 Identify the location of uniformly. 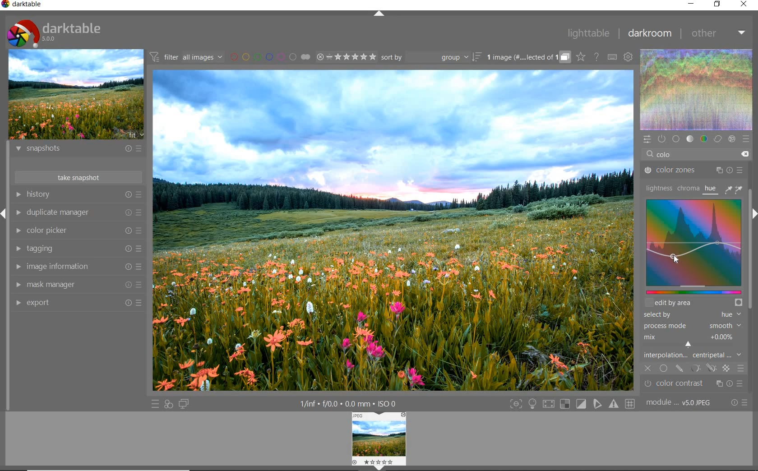
(664, 369).